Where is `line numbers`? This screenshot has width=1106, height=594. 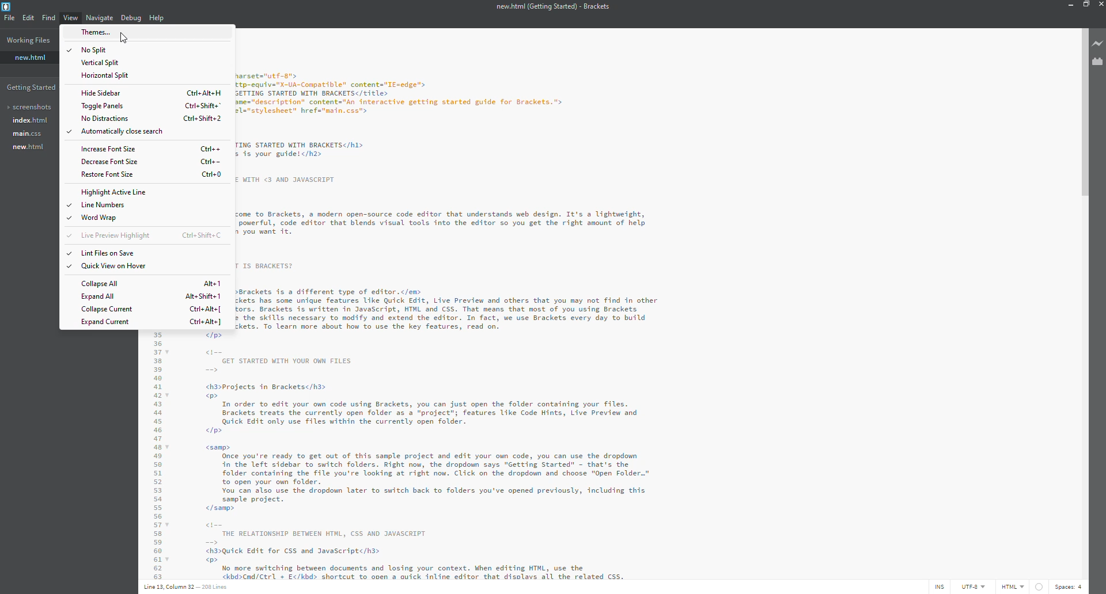
line numbers is located at coordinates (105, 204).